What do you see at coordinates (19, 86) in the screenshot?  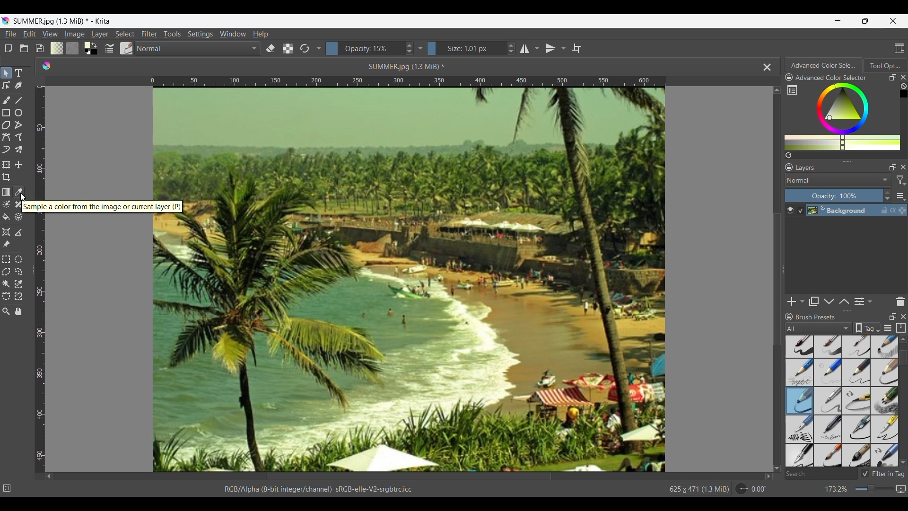 I see `Calligraphy` at bounding box center [19, 86].